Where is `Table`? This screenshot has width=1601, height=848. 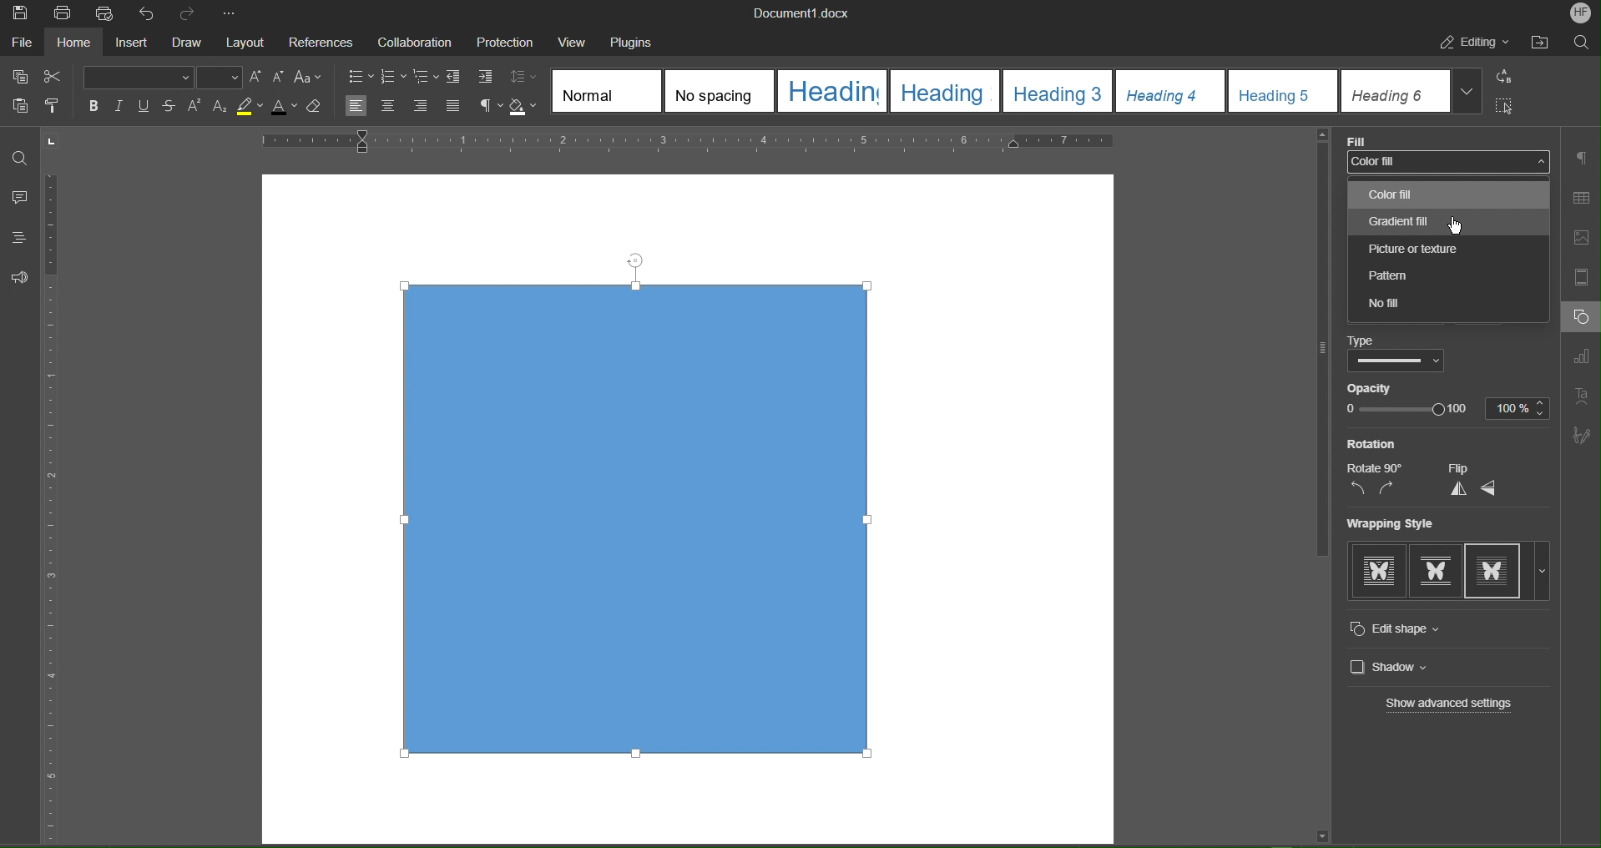 Table is located at coordinates (1585, 195).